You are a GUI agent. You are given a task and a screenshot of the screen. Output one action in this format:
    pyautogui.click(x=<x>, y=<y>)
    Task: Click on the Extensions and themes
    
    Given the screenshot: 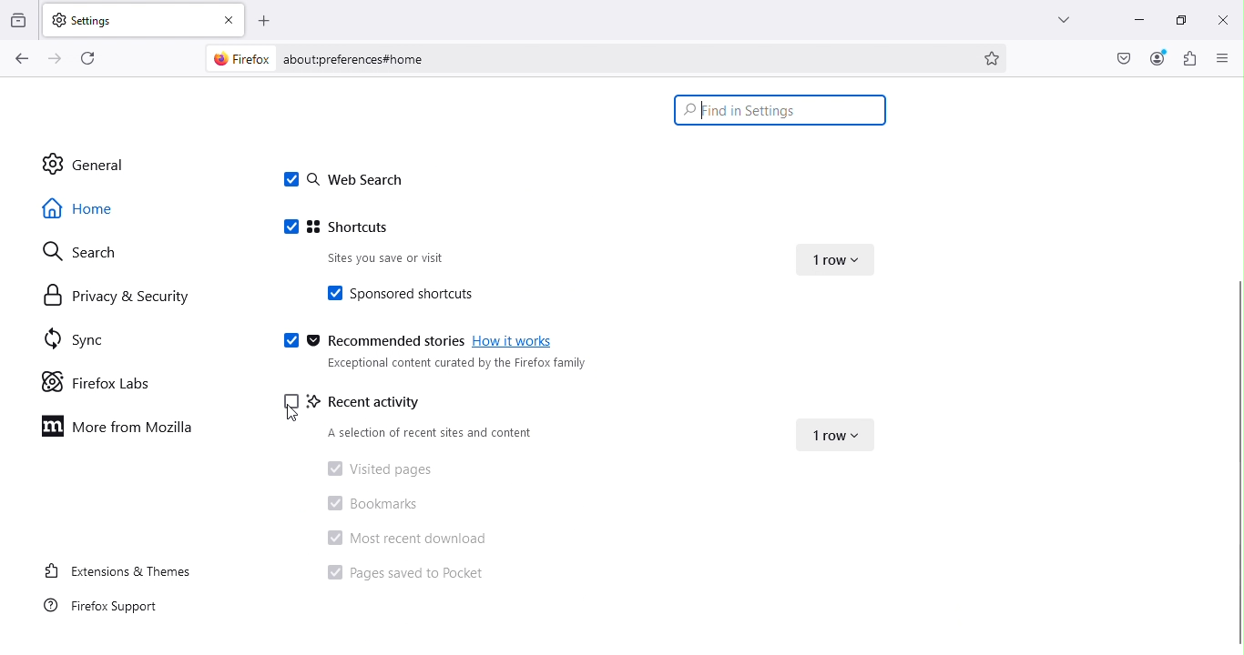 What is the action you would take?
    pyautogui.click(x=114, y=569)
    